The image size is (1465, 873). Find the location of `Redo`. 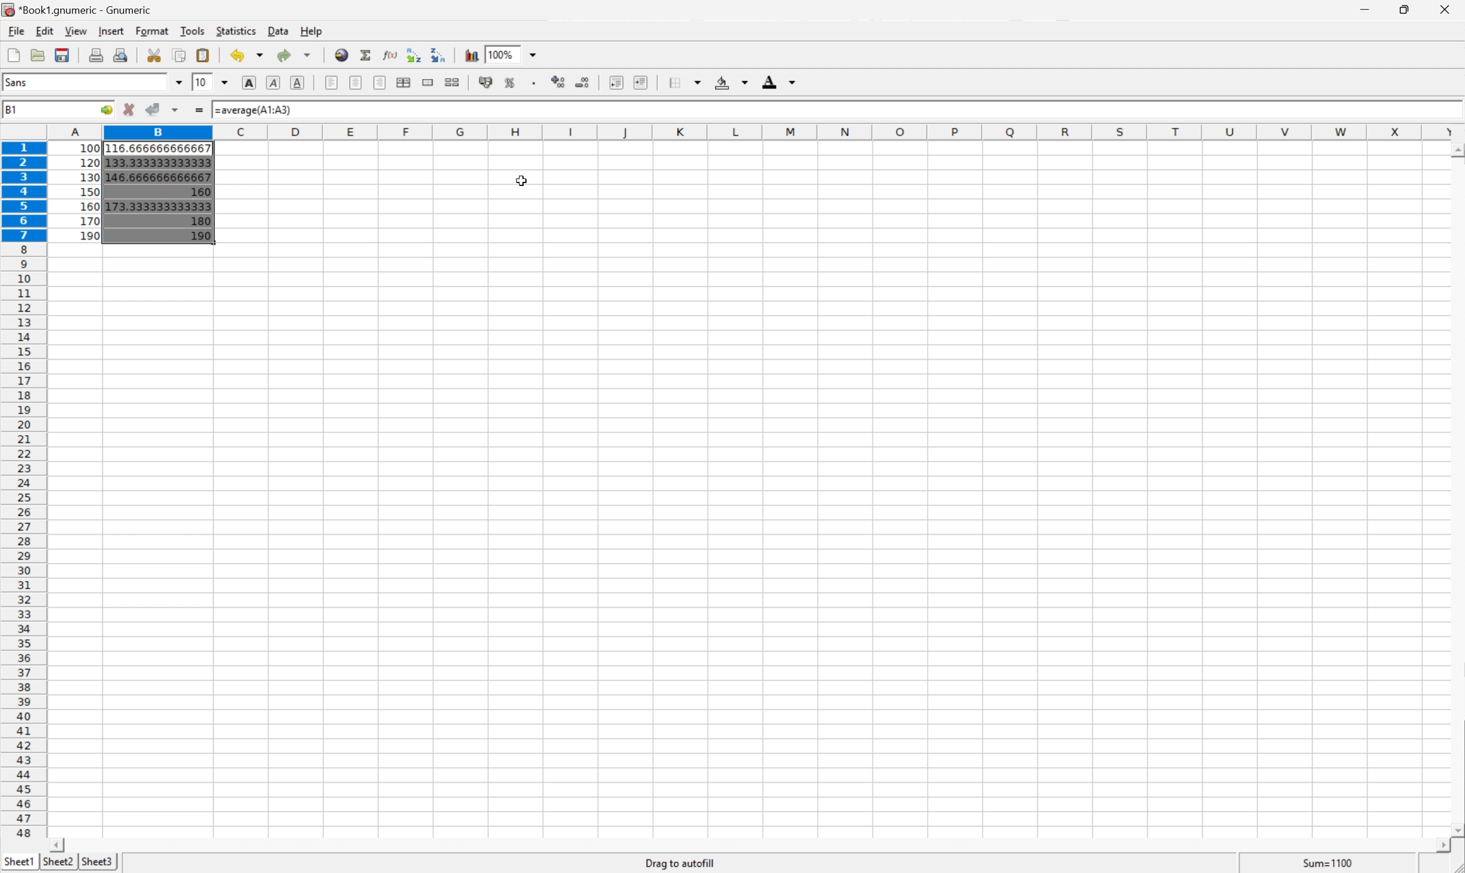

Redo is located at coordinates (291, 55).